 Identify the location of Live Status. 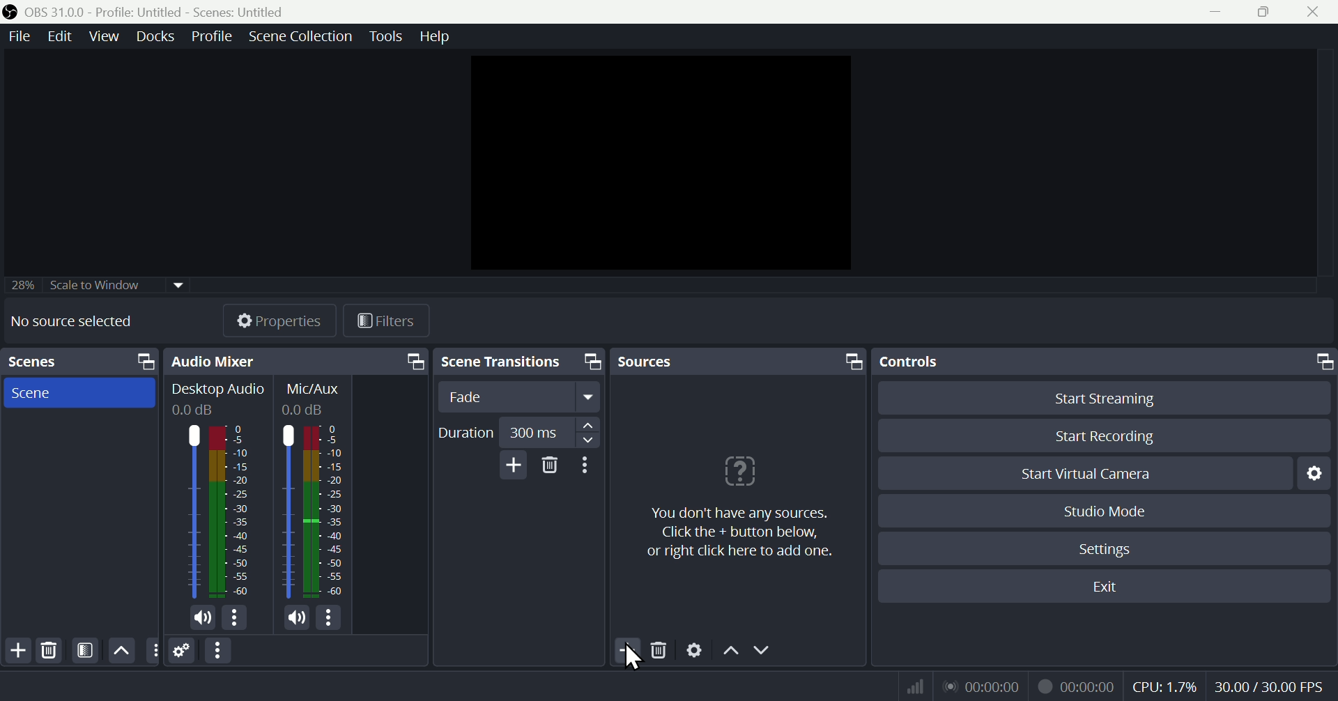
(981, 685).